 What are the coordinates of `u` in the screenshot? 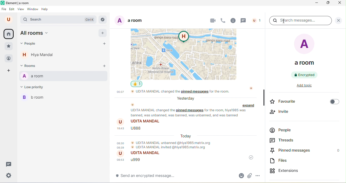 It's located at (8, 20).